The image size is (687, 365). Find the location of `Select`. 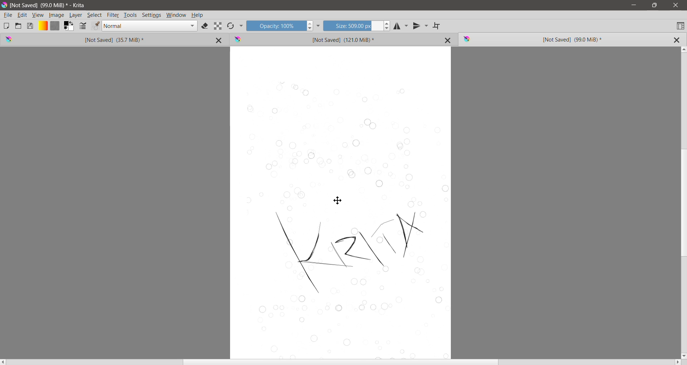

Select is located at coordinates (95, 15).